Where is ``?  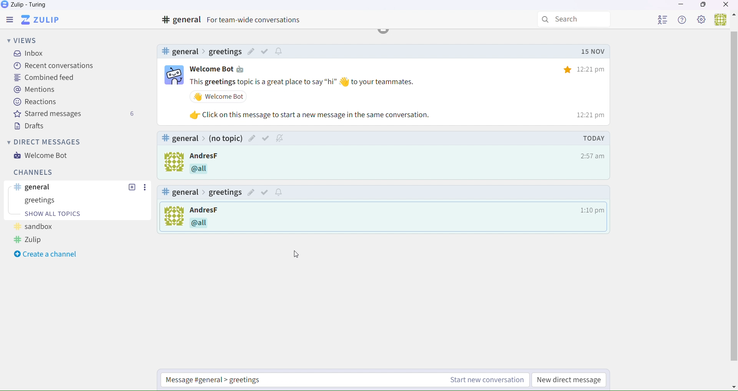  is located at coordinates (733, 16).